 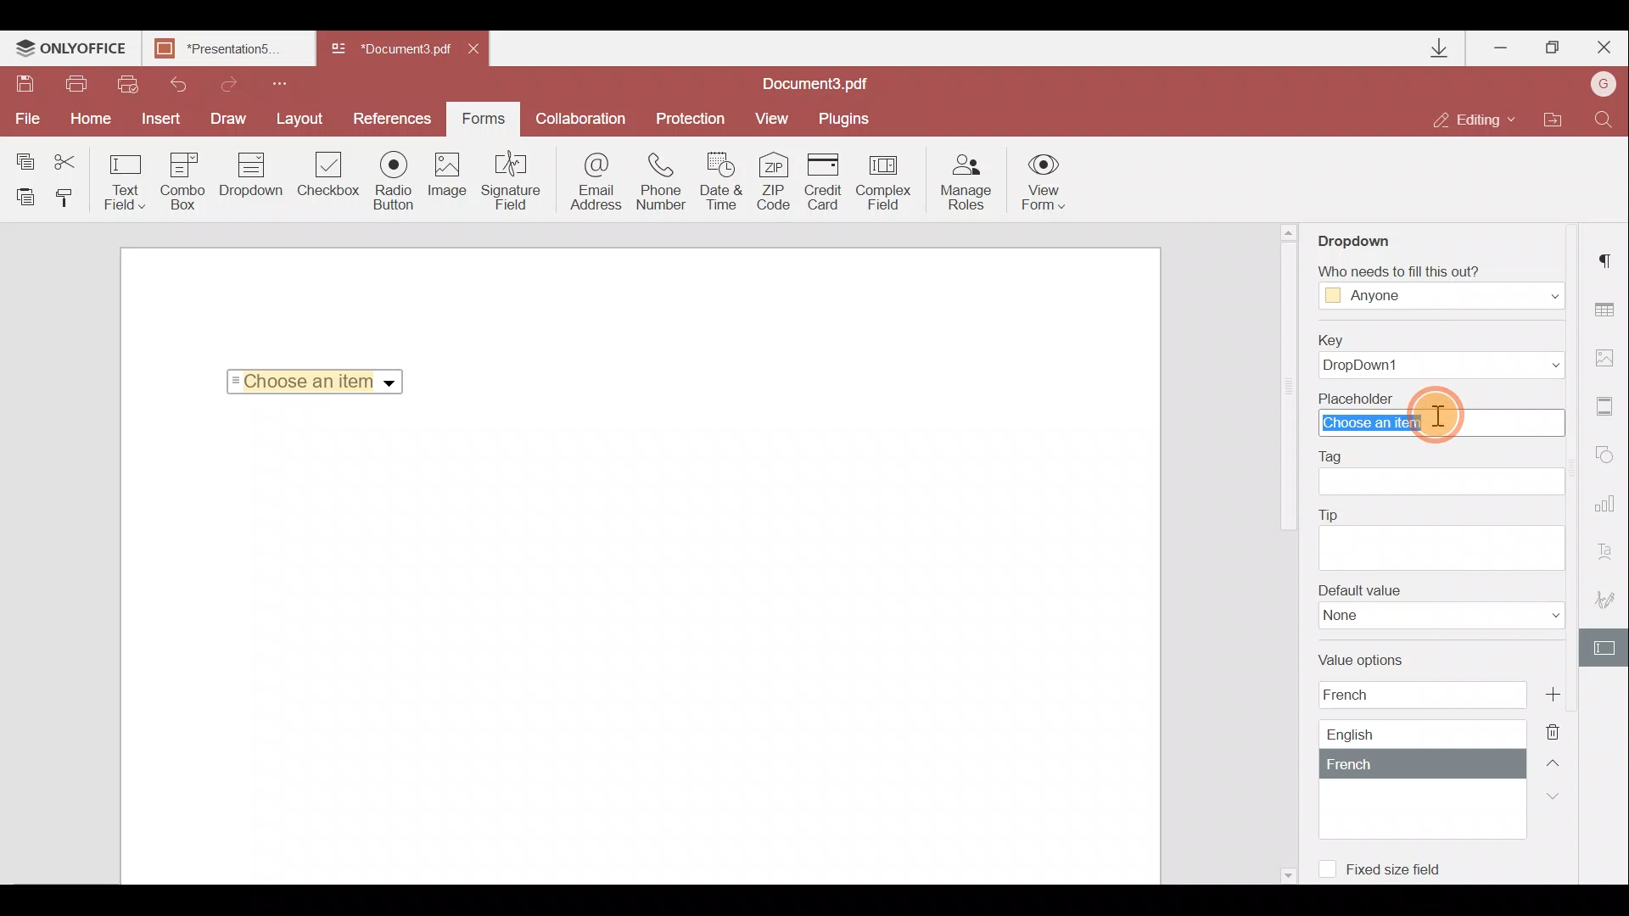 What do you see at coordinates (171, 81) in the screenshot?
I see `Undo` at bounding box center [171, 81].